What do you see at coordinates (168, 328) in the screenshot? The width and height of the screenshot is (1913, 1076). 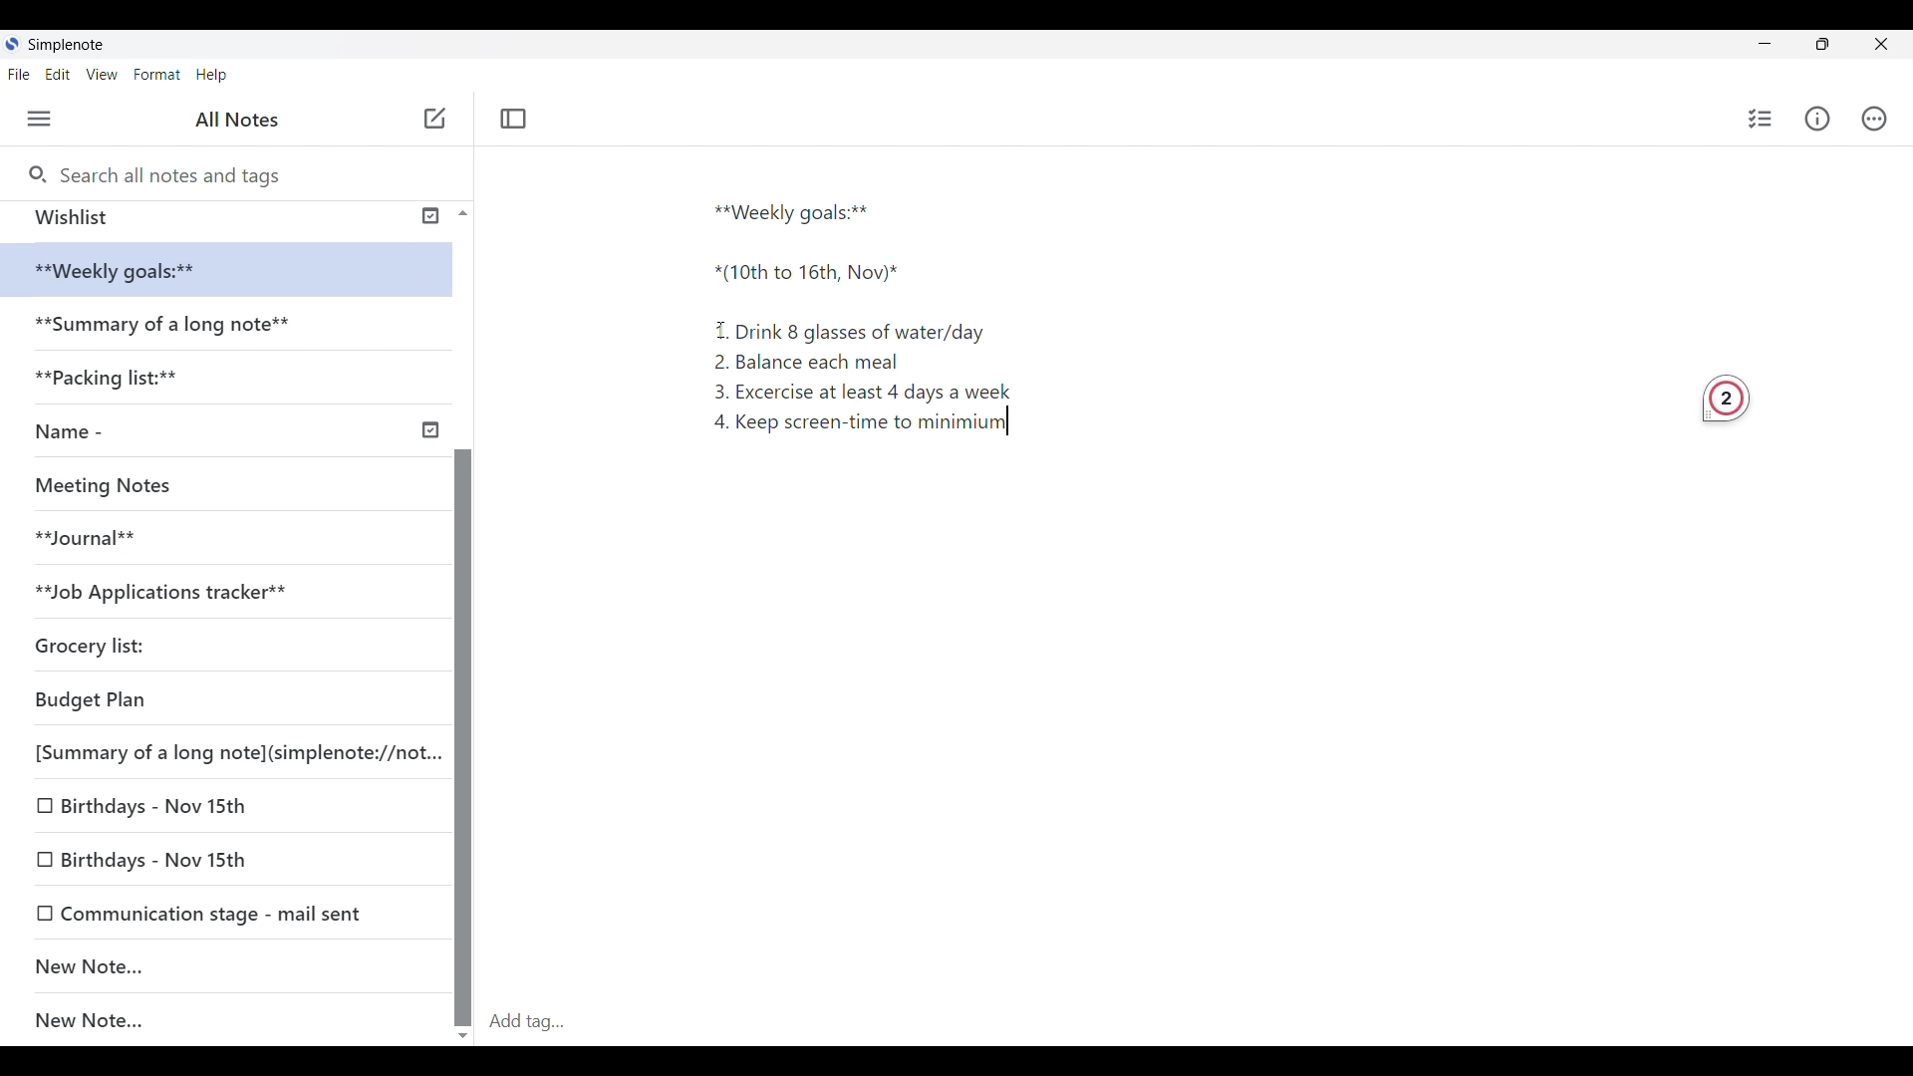 I see `**Summary of a long note**` at bounding box center [168, 328].